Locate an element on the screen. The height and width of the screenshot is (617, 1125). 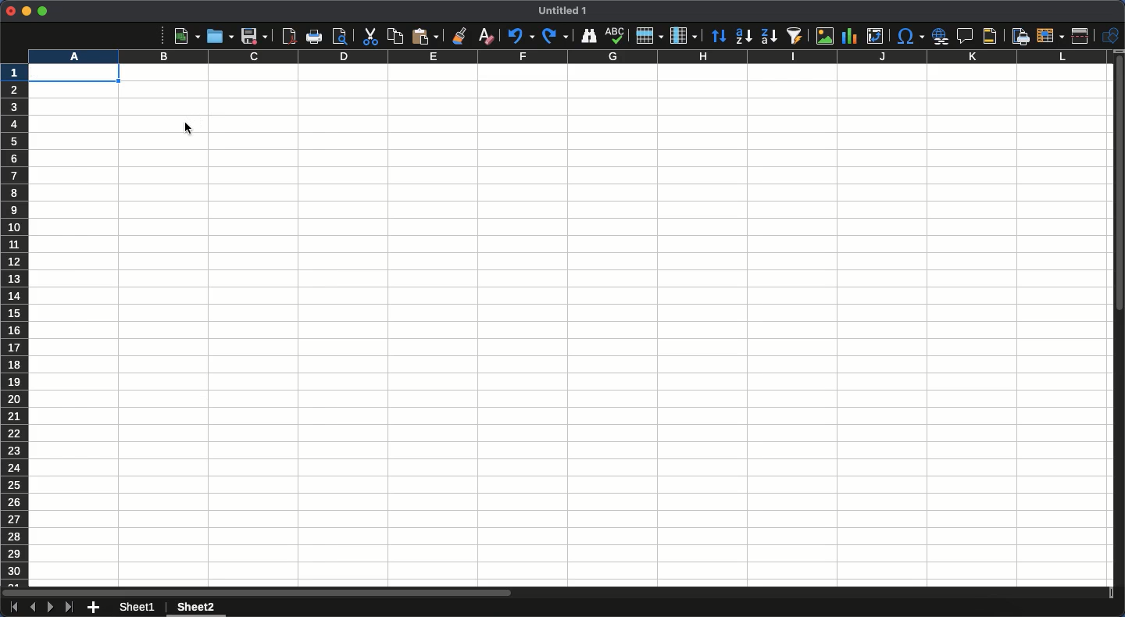
Next sheet is located at coordinates (51, 608).